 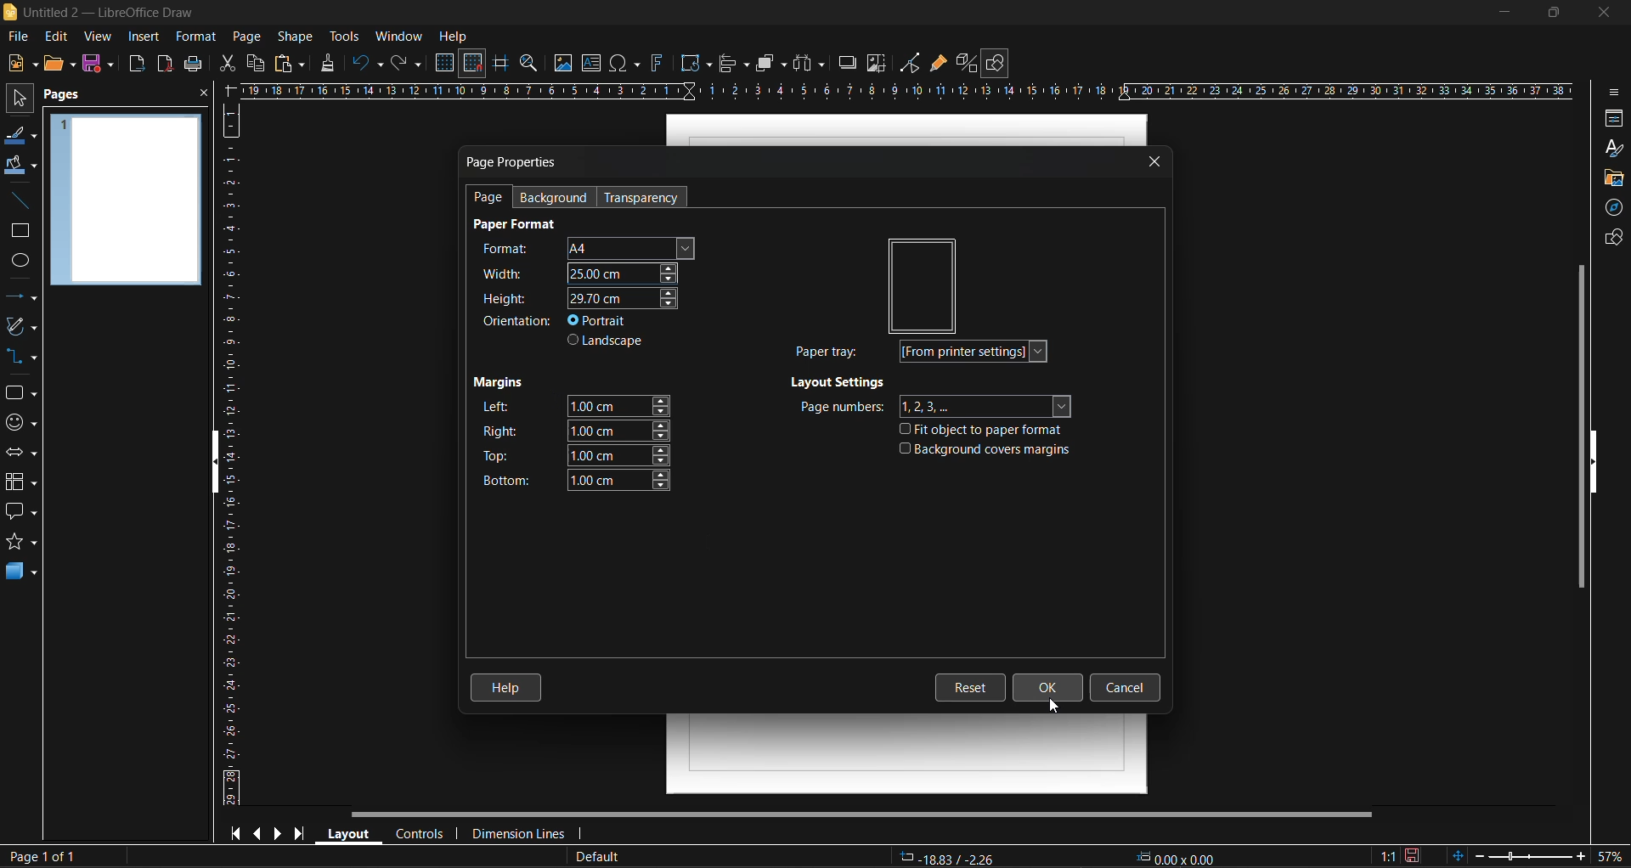 I want to click on tools, so click(x=345, y=36).